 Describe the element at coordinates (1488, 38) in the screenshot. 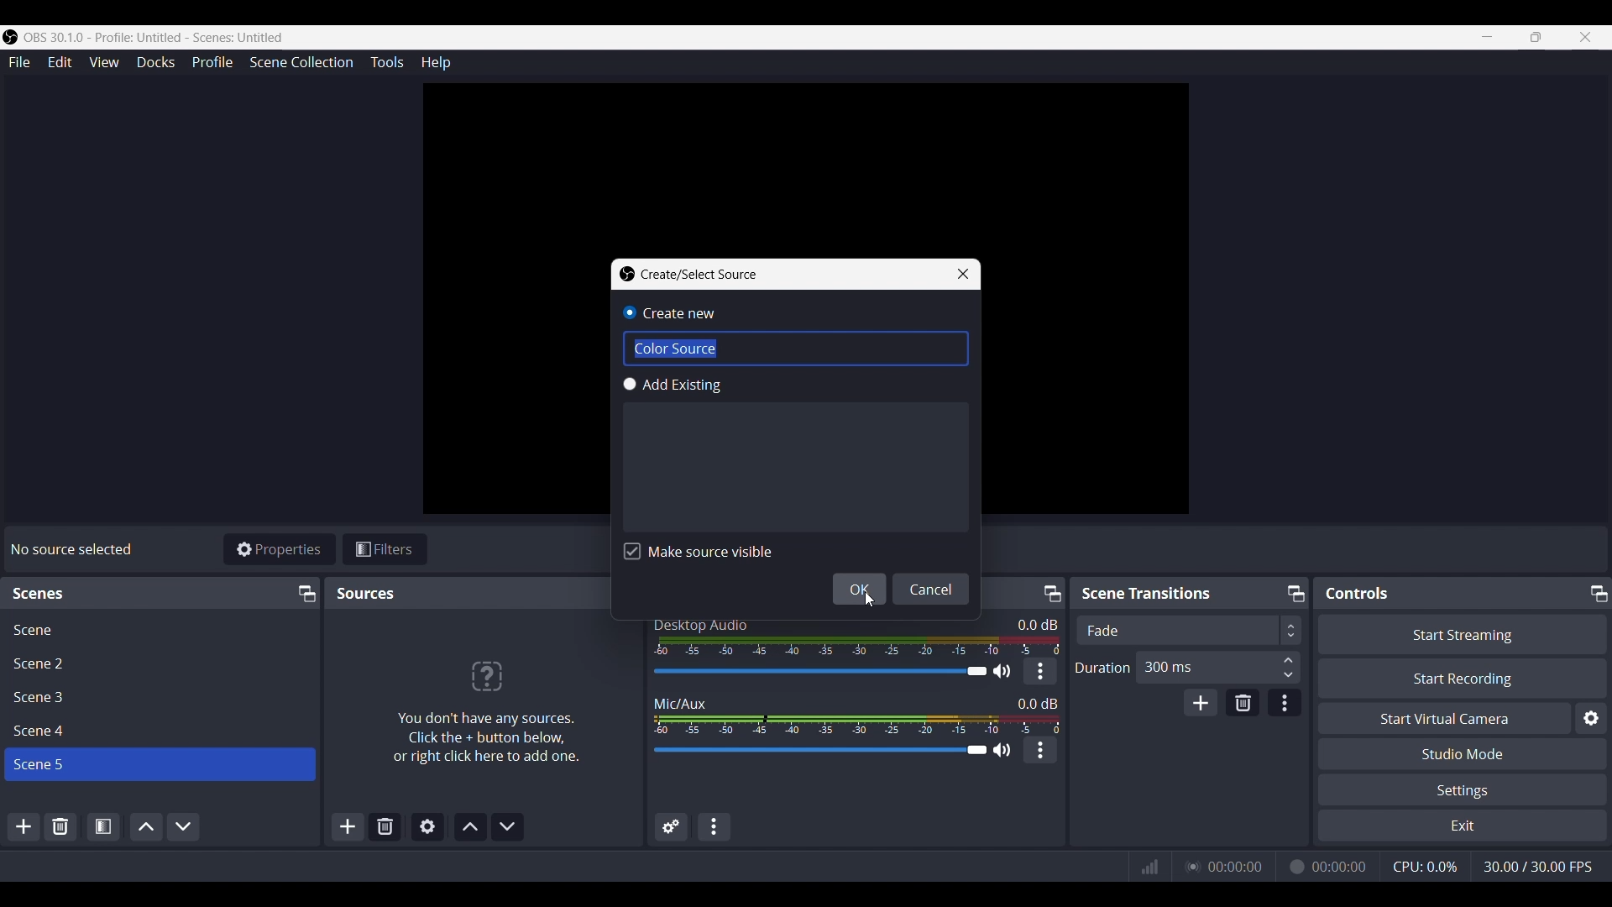

I see `Minimize` at that location.